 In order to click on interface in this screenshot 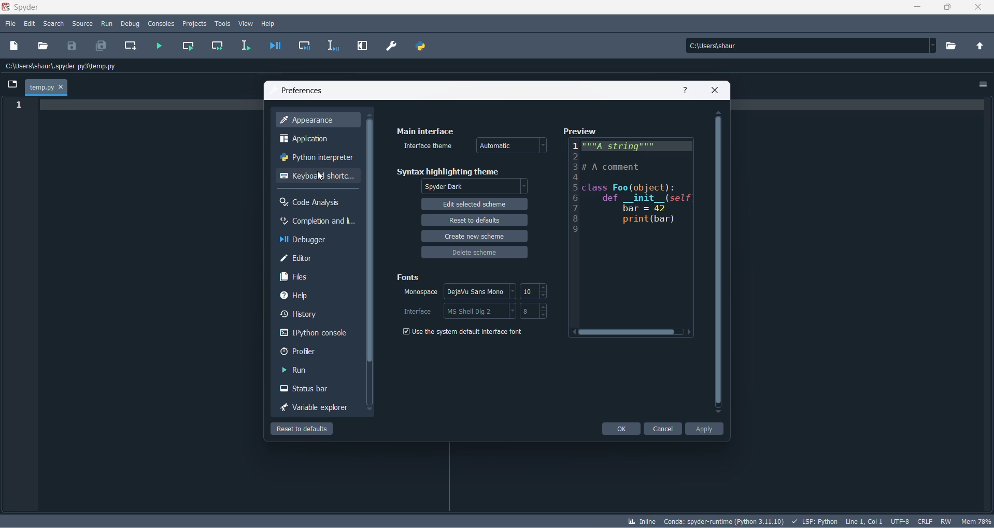, I will do `click(416, 312)`.